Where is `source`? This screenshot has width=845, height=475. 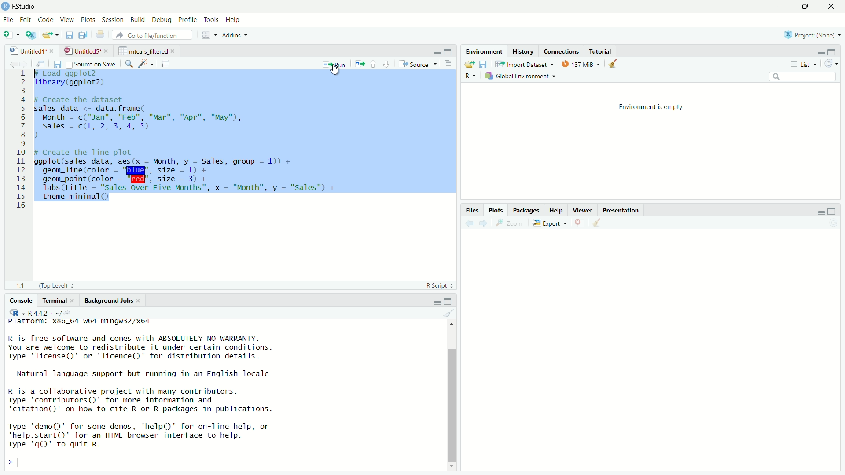
source is located at coordinates (417, 64).